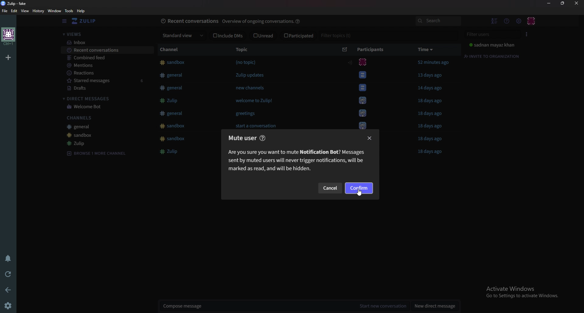 This screenshot has height=313, width=584. What do you see at coordinates (363, 113) in the screenshot?
I see `icon` at bounding box center [363, 113].